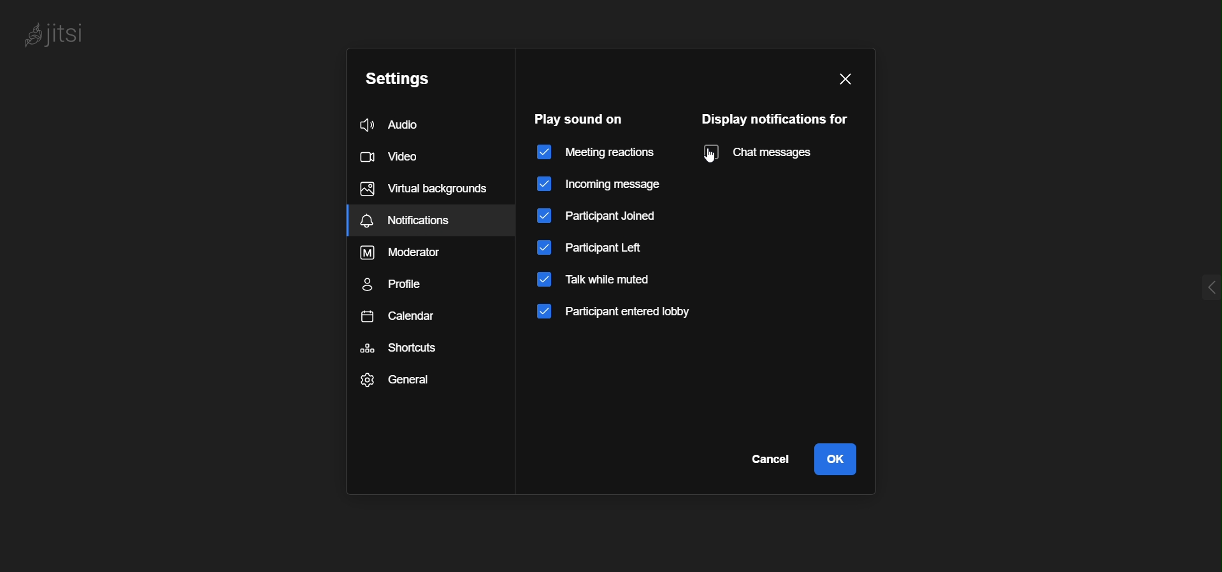  What do you see at coordinates (614, 317) in the screenshot?
I see `participant entered lobby` at bounding box center [614, 317].